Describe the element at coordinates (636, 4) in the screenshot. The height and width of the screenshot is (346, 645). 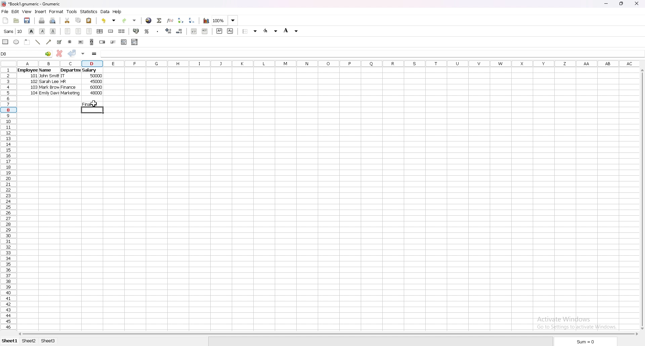
I see `close` at that location.